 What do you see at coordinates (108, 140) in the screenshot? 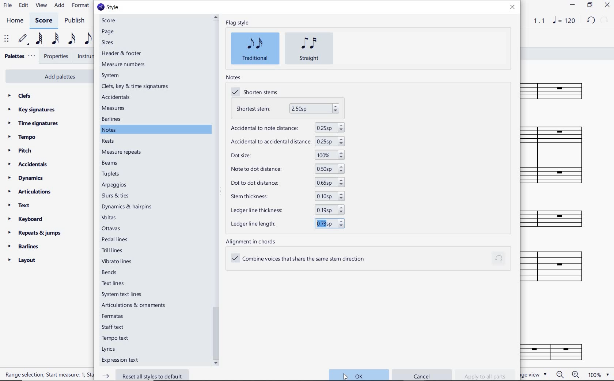
I see `rests` at bounding box center [108, 140].